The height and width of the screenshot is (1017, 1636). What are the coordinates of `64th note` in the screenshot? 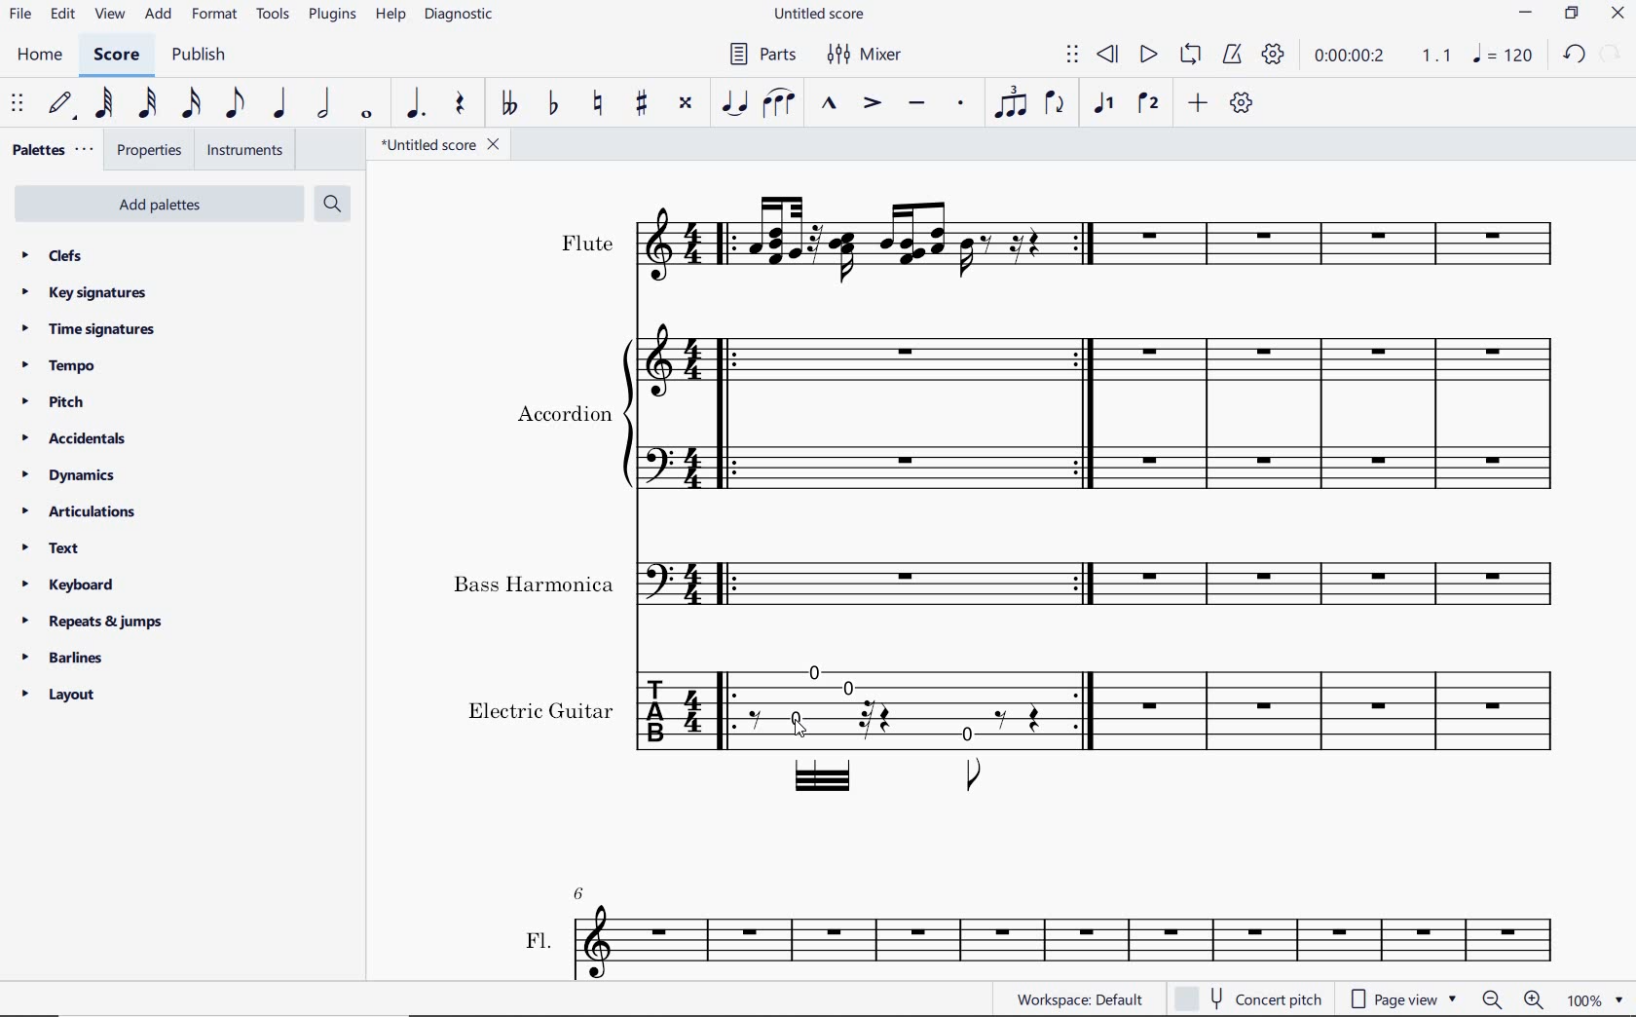 It's located at (104, 104).